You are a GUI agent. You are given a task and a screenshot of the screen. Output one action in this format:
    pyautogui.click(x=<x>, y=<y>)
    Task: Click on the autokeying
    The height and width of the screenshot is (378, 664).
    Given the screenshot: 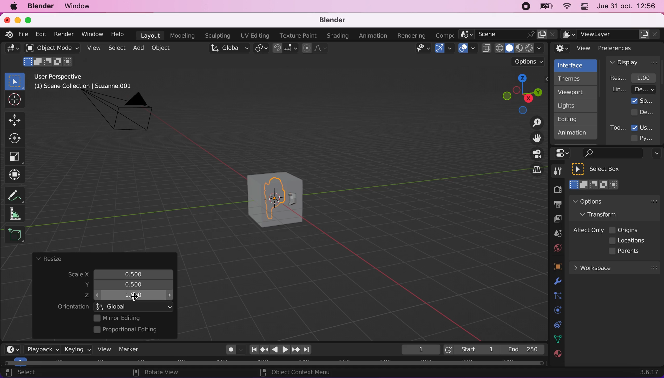 What is the action you would take?
    pyautogui.click(x=231, y=351)
    